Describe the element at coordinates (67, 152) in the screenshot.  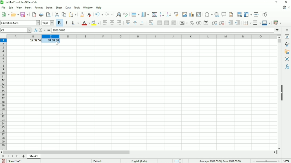
I see `Horizontal scrollbar` at that location.